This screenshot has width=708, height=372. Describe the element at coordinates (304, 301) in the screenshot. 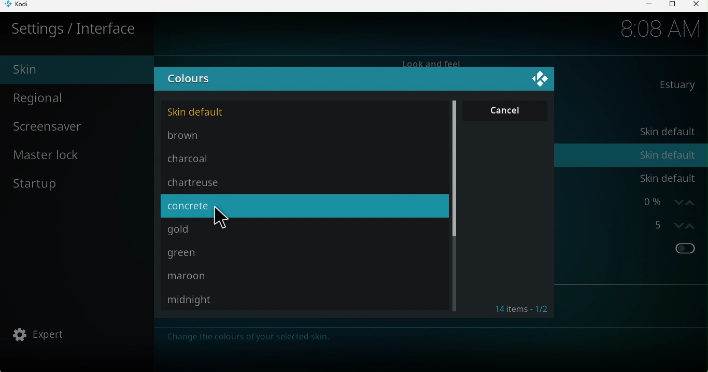

I see `Midnight` at that location.